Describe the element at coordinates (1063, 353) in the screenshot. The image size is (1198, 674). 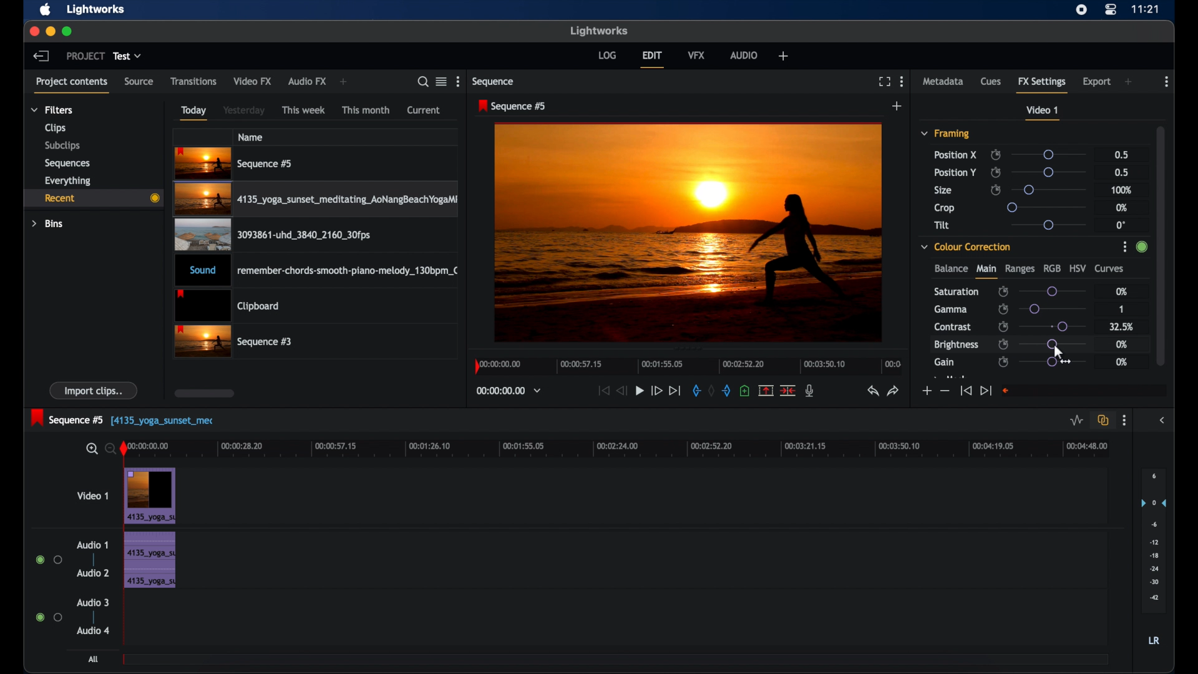
I see `cursor` at that location.